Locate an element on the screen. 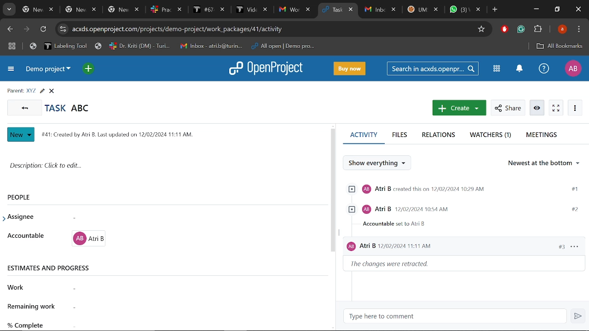 The height and width of the screenshot is (331, 589). Project info is located at coordinates (115, 134).